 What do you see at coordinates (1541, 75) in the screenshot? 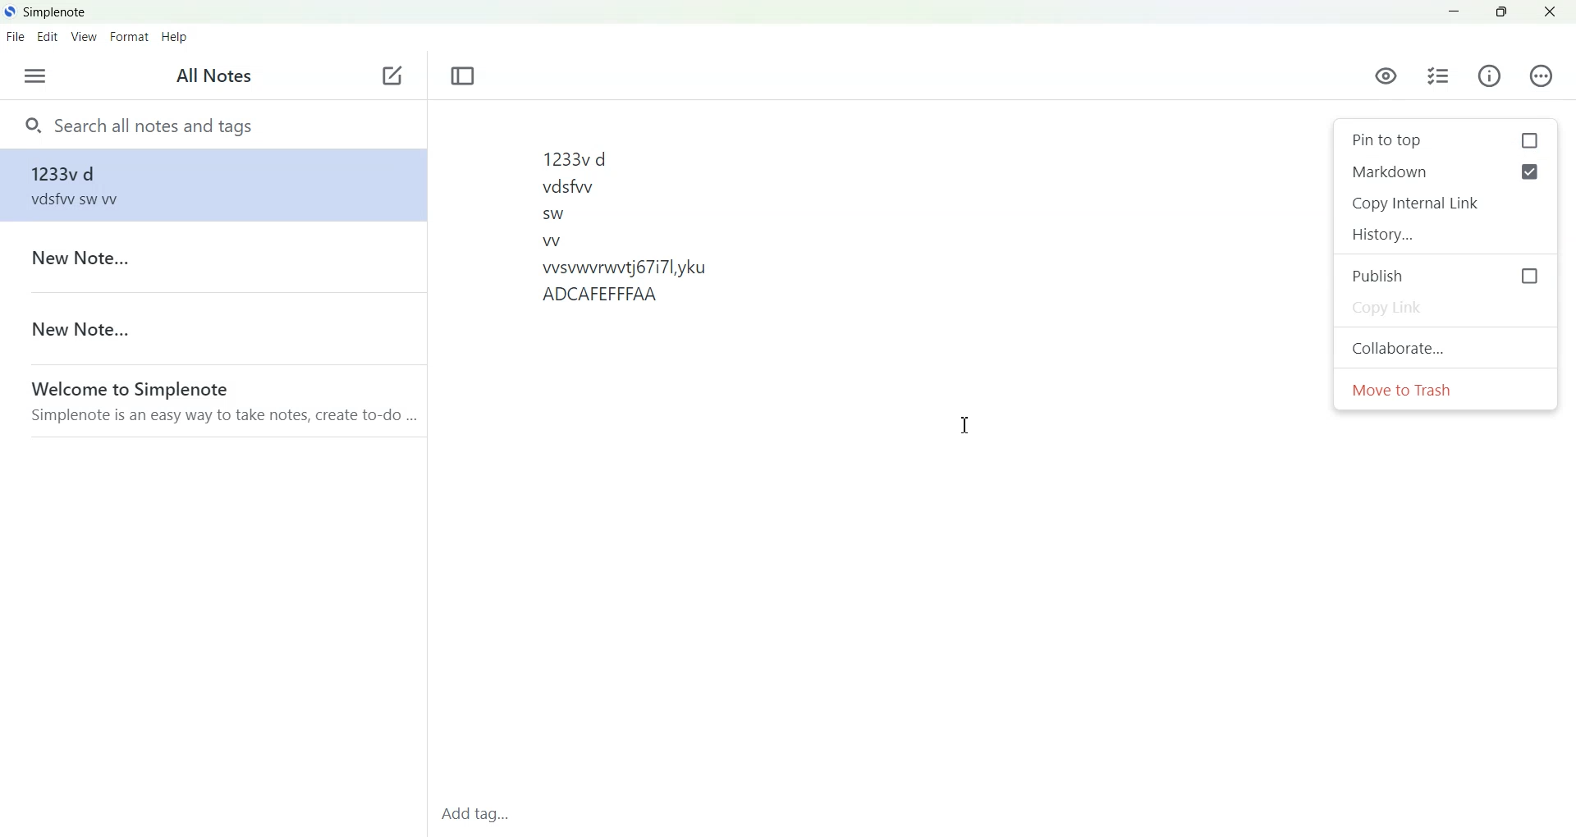
I see `Action` at bounding box center [1541, 75].